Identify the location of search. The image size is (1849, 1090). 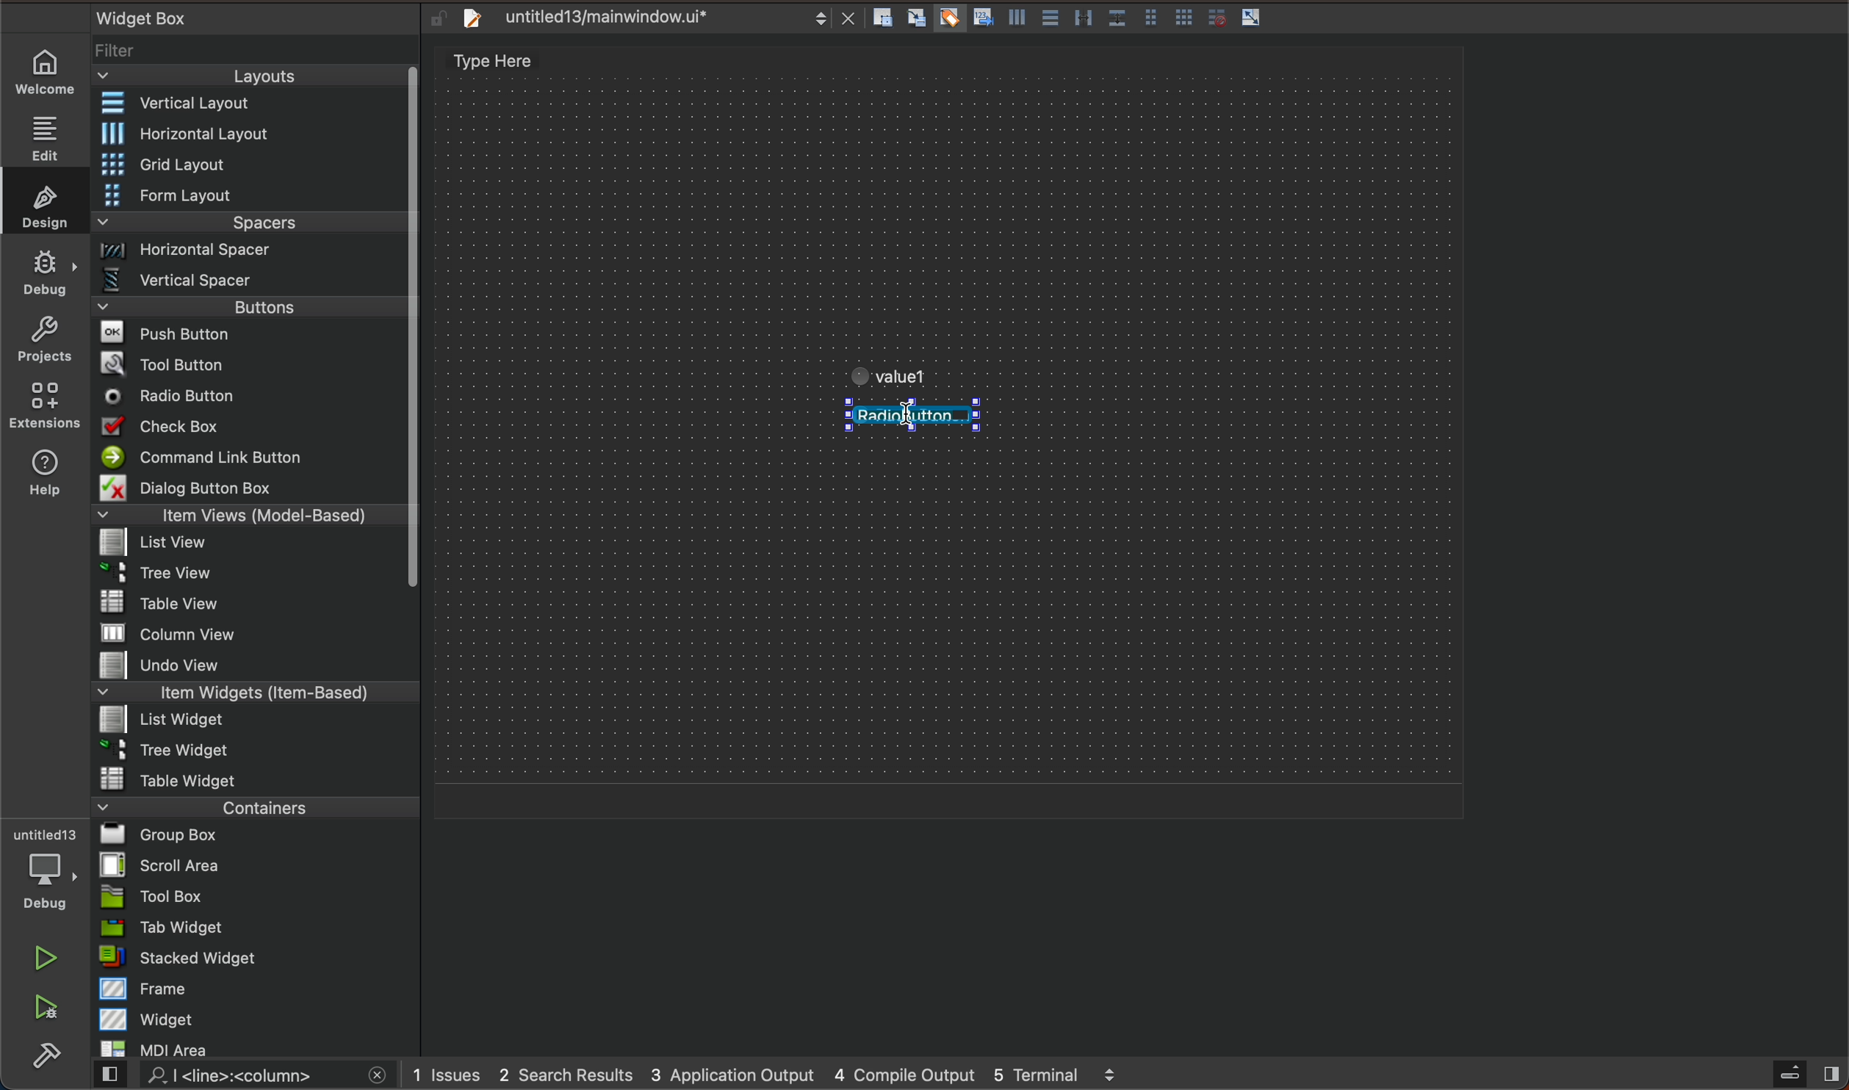
(237, 1076).